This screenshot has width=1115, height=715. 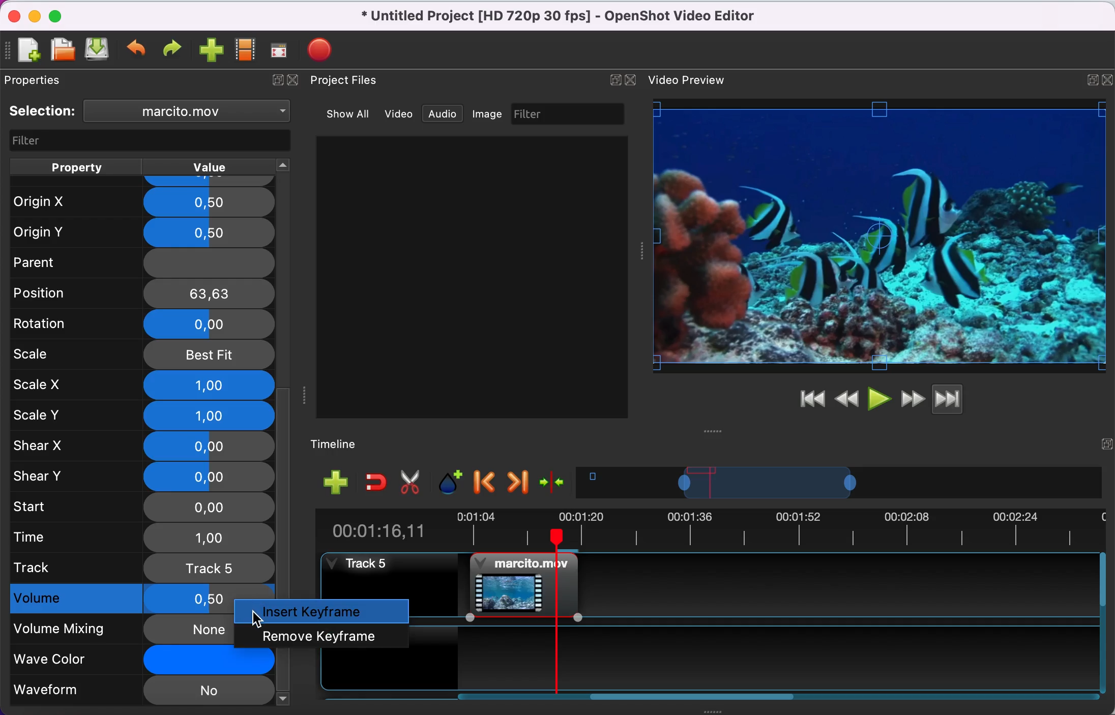 I want to click on wave color, so click(x=125, y=660).